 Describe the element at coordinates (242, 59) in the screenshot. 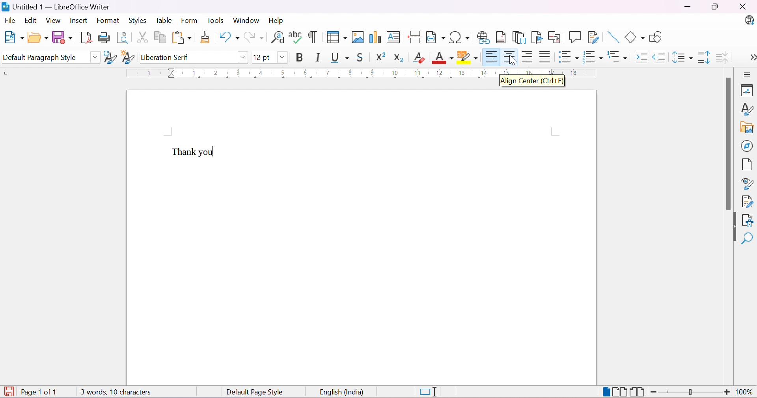

I see `Drop Down` at that location.